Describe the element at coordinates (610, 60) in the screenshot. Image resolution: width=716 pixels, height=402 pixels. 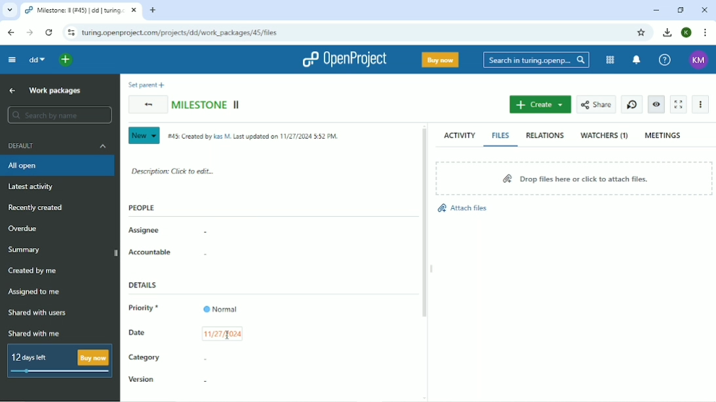
I see `Modules` at that location.